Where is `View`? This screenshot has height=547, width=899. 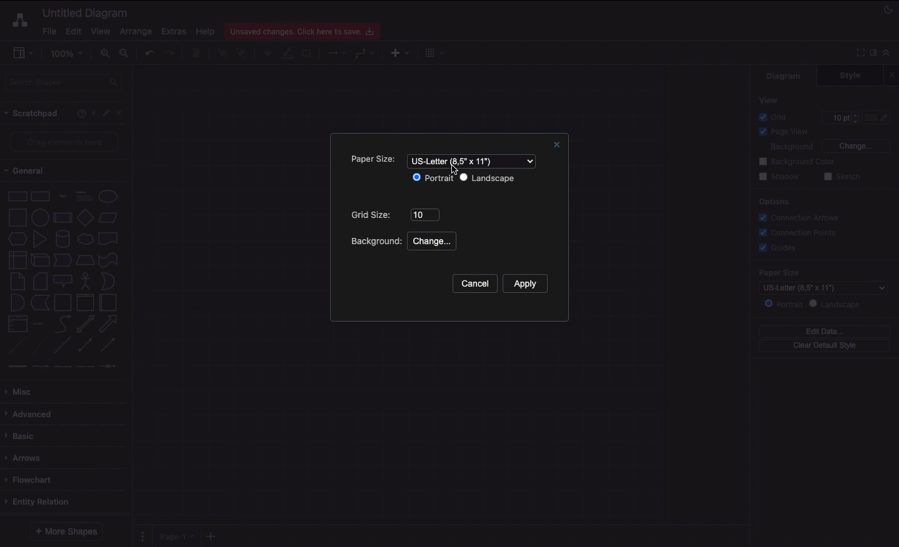
View is located at coordinates (770, 99).